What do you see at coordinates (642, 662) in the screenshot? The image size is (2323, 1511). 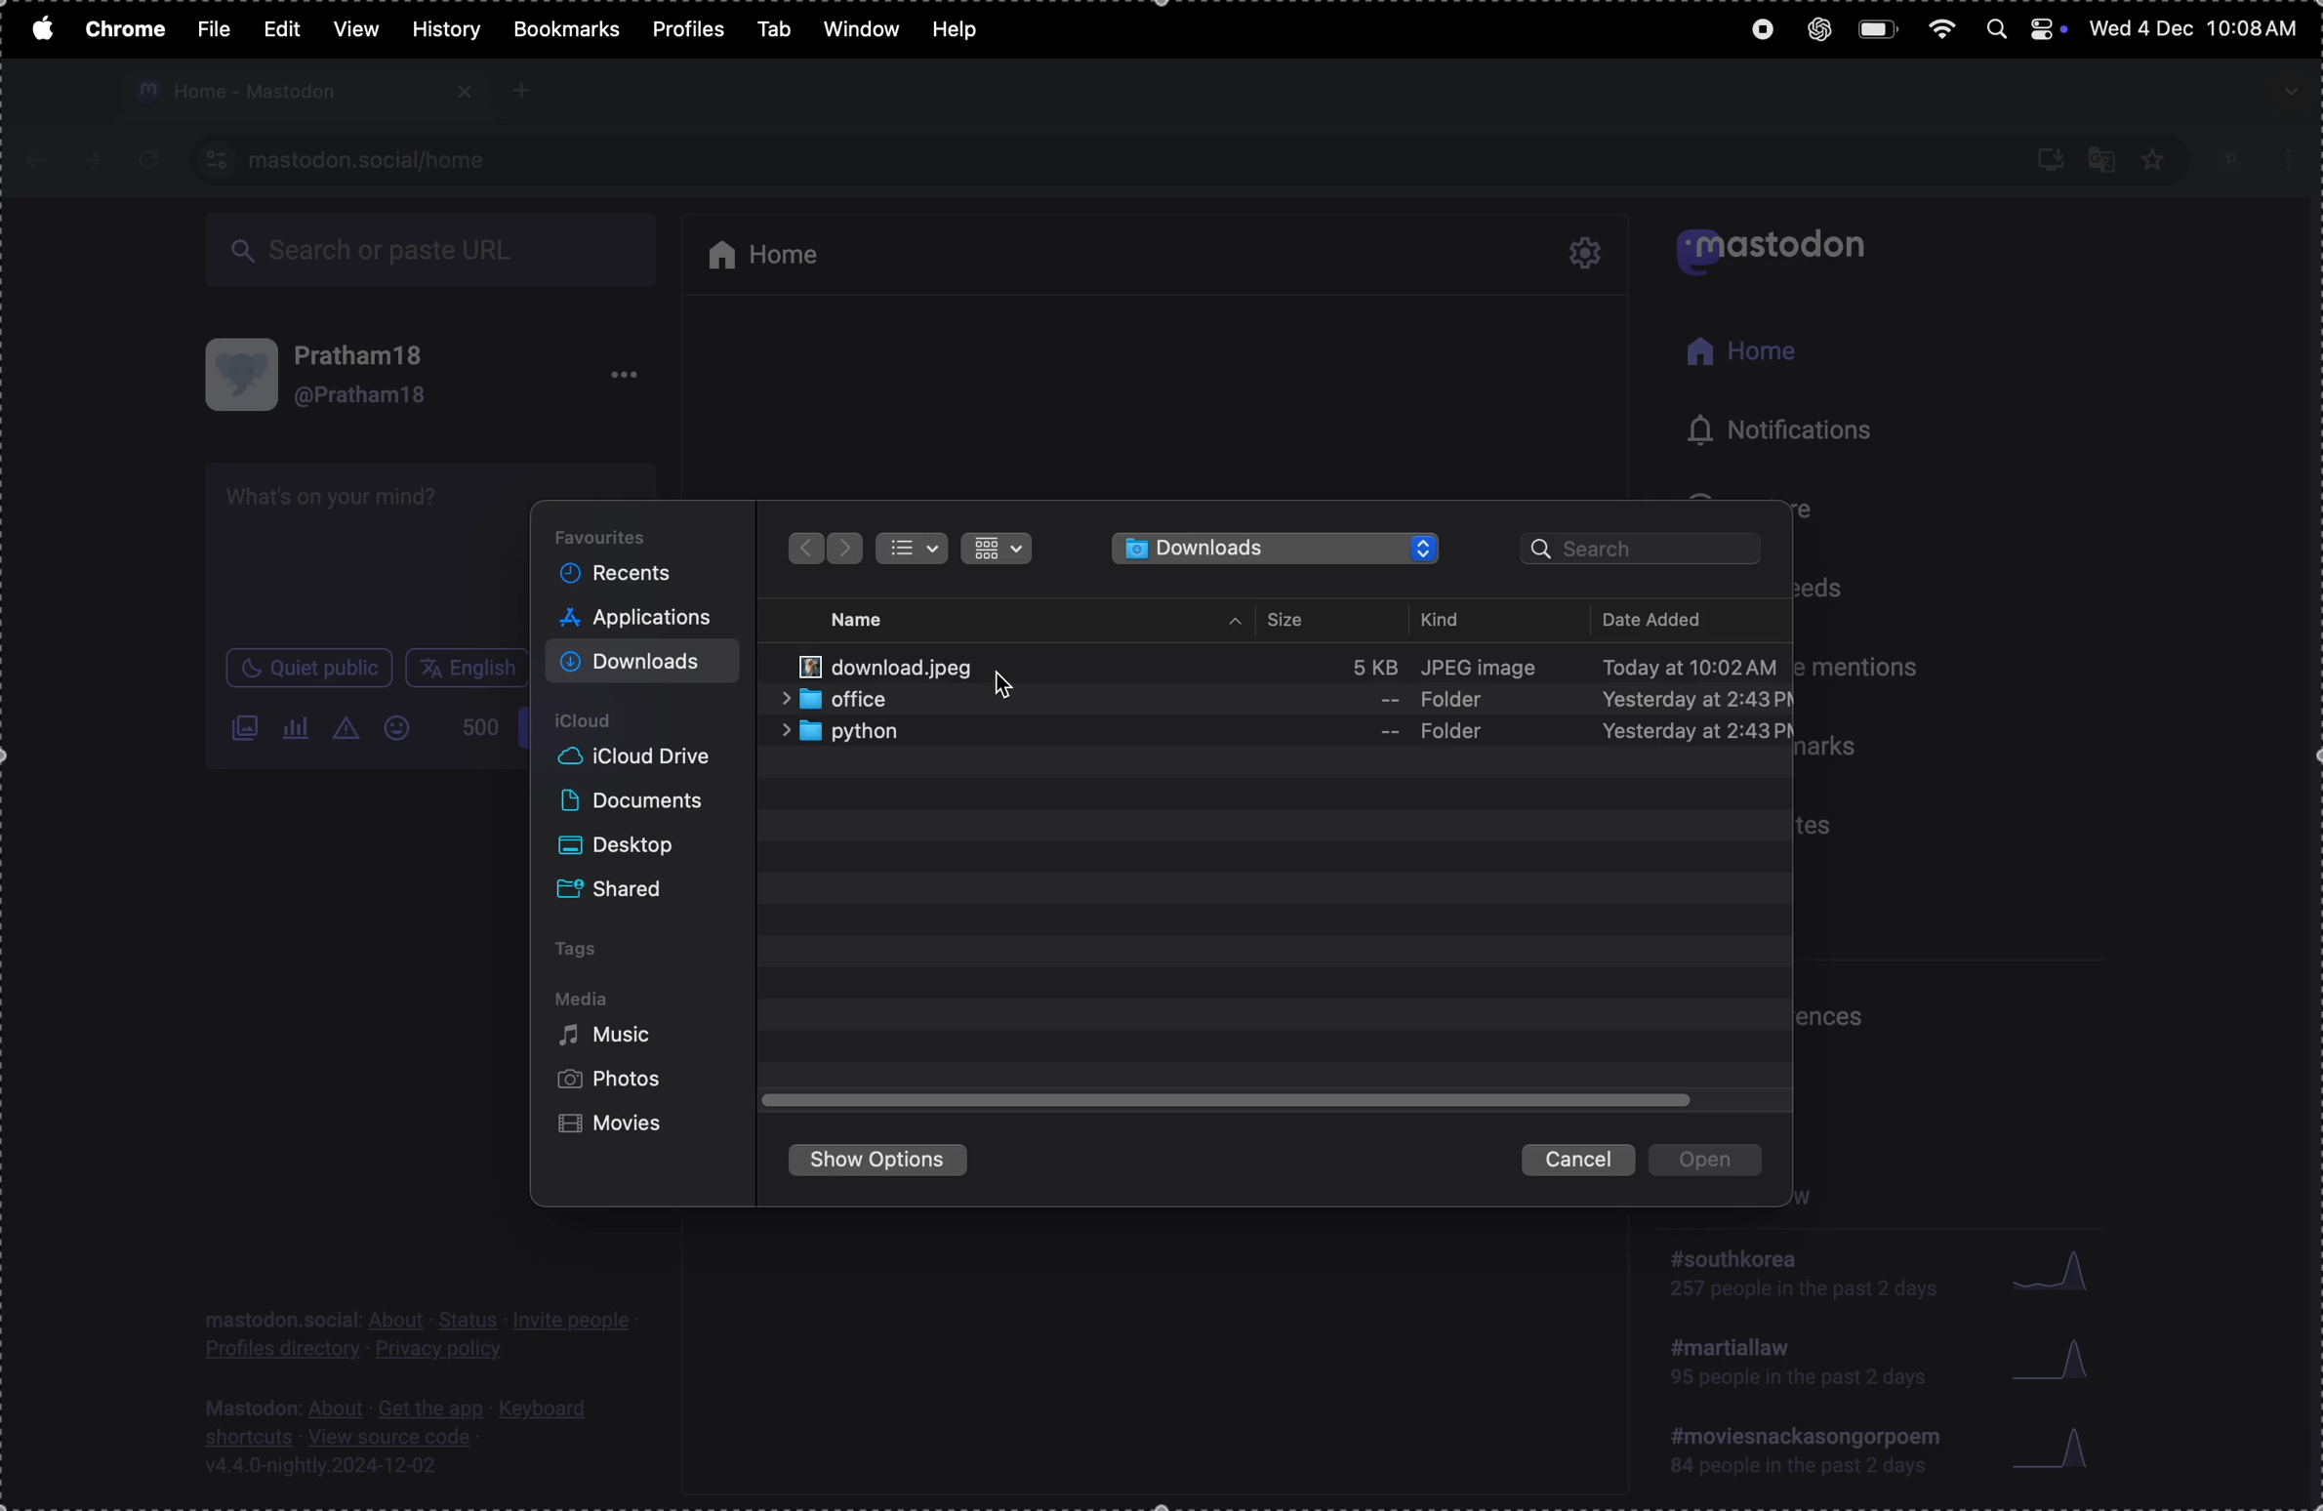 I see `Down loads` at bounding box center [642, 662].